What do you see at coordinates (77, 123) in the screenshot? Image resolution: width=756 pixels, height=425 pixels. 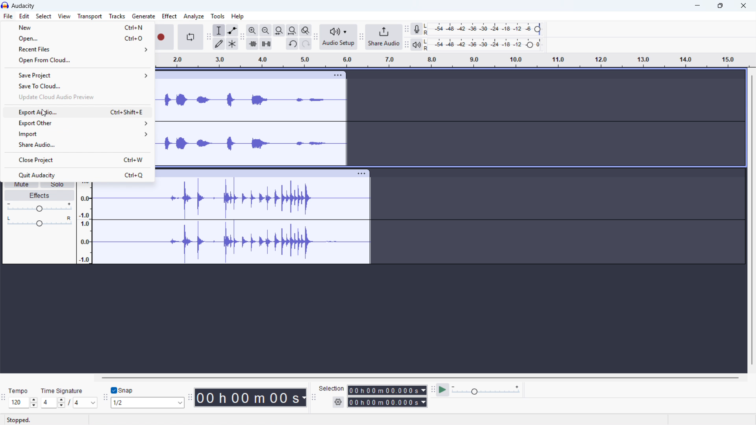 I see `Export other ` at bounding box center [77, 123].